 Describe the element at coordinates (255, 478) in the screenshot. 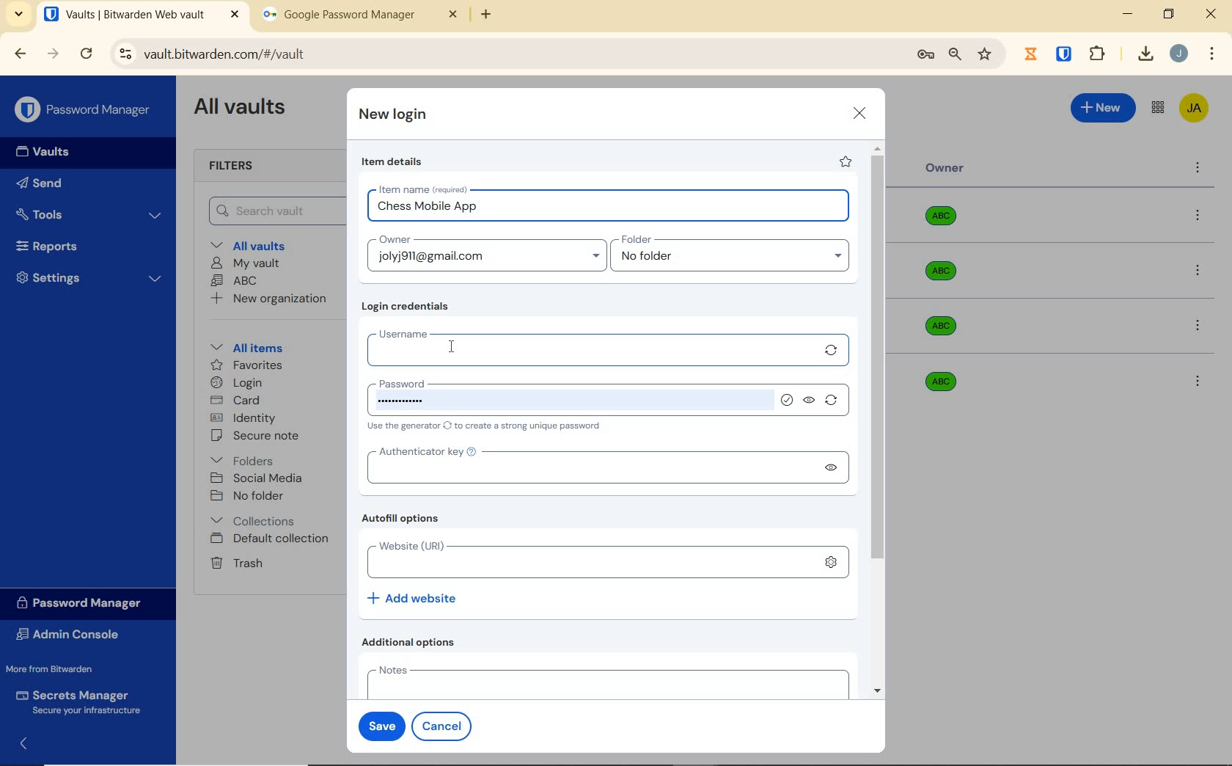

I see `Social media` at that location.